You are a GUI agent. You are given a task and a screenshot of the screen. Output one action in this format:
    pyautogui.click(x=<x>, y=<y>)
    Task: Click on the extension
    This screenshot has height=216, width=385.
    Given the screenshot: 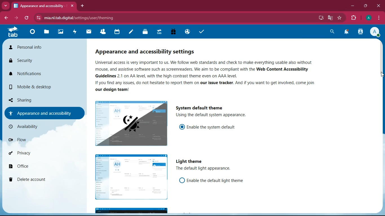 What is the action you would take?
    pyautogui.click(x=354, y=18)
    